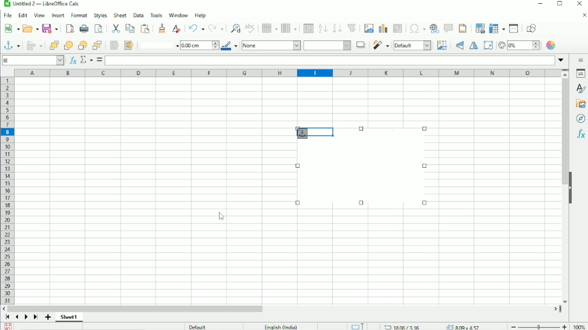 The height and width of the screenshot is (330, 588). What do you see at coordinates (361, 169) in the screenshot?
I see `image inserted` at bounding box center [361, 169].